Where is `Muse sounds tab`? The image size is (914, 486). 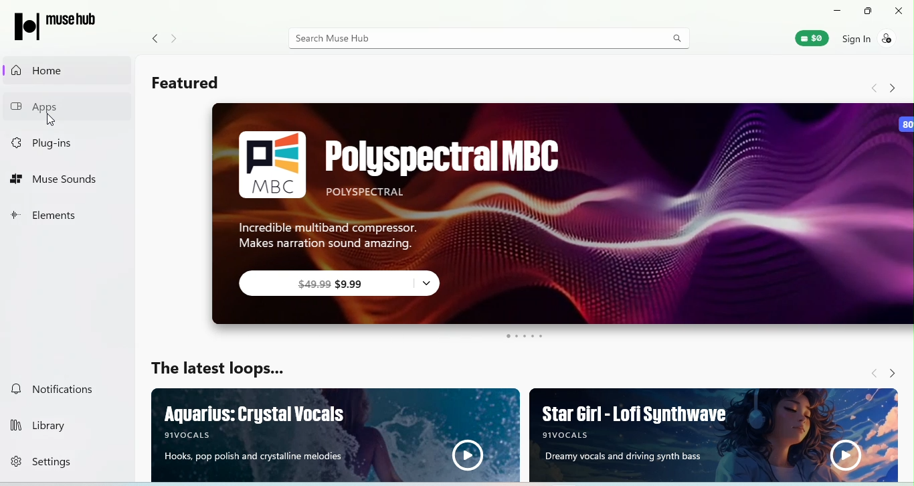 Muse sounds tab is located at coordinates (57, 179).